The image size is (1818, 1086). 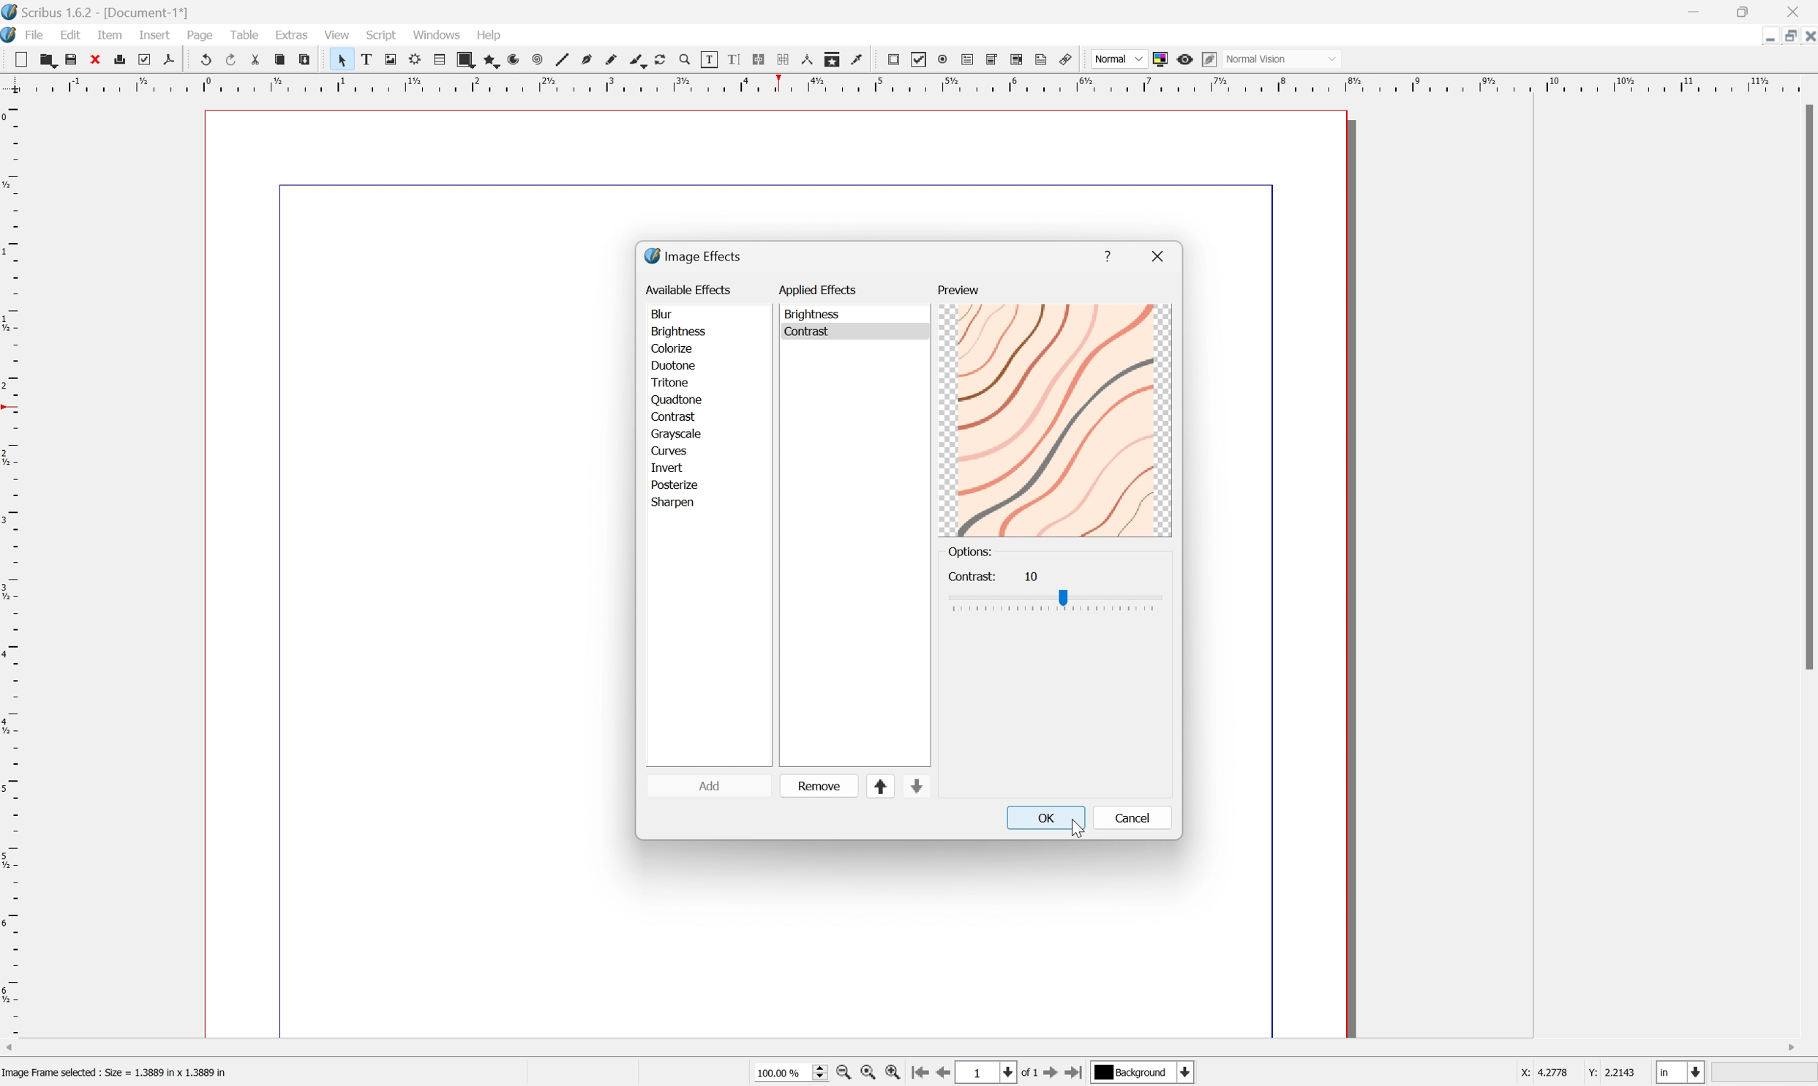 What do you see at coordinates (1185, 59) in the screenshot?
I see `Preview mode` at bounding box center [1185, 59].